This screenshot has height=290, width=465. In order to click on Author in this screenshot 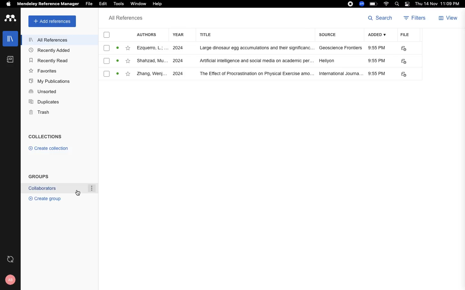, I will do `click(151, 75)`.